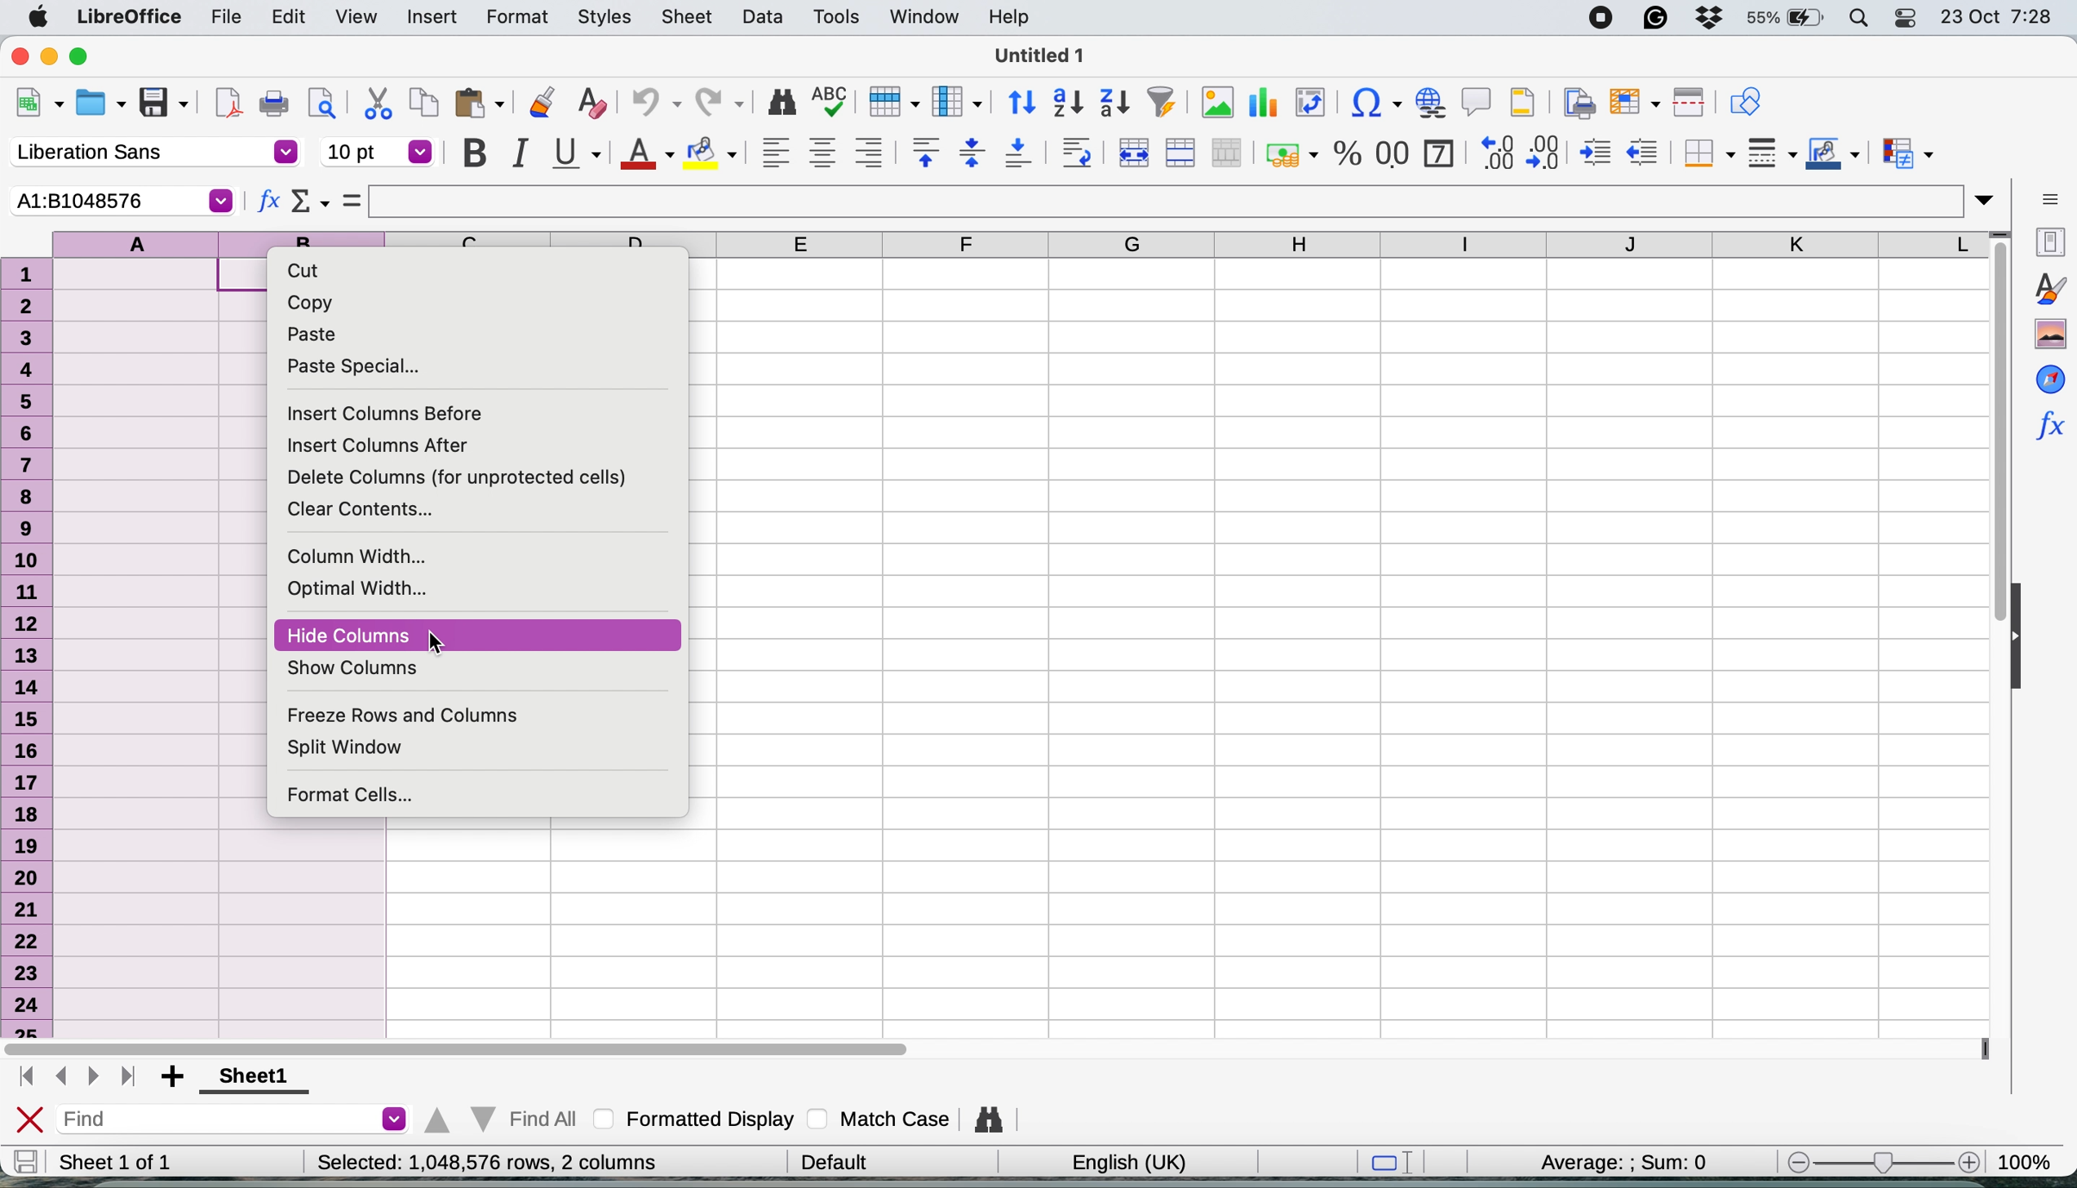 The image size is (2077, 1188). I want to click on align left, so click(772, 151).